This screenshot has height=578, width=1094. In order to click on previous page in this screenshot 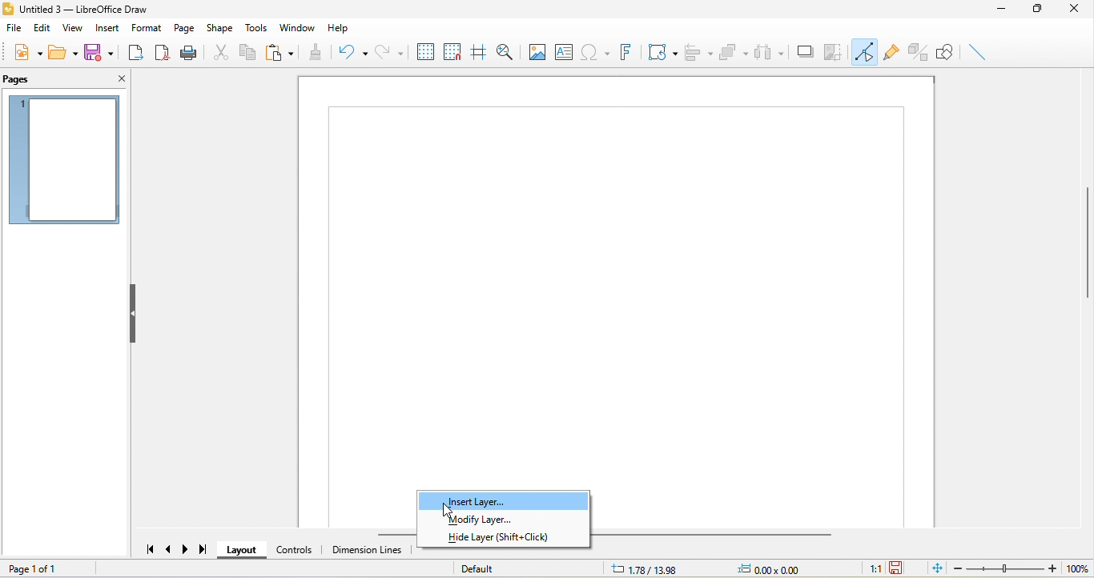, I will do `click(169, 551)`.